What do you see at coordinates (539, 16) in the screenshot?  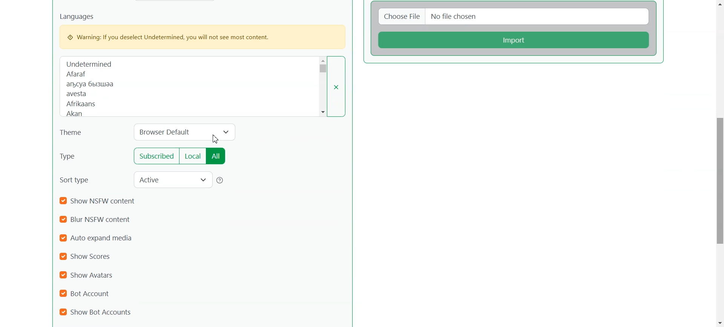 I see `no file chosen` at bounding box center [539, 16].